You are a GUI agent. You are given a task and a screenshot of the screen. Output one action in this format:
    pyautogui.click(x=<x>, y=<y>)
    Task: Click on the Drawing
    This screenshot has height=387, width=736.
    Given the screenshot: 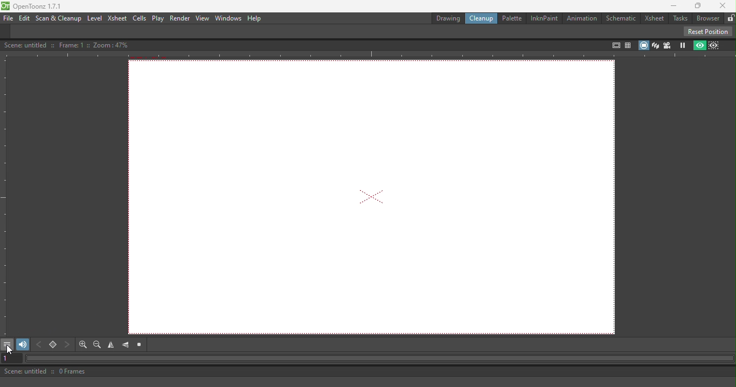 What is the action you would take?
    pyautogui.click(x=442, y=17)
    